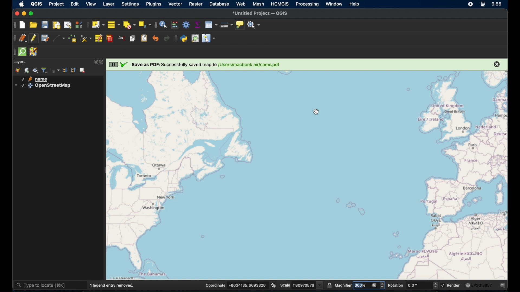  Describe the element at coordinates (22, 4) in the screenshot. I see `apple icon` at that location.